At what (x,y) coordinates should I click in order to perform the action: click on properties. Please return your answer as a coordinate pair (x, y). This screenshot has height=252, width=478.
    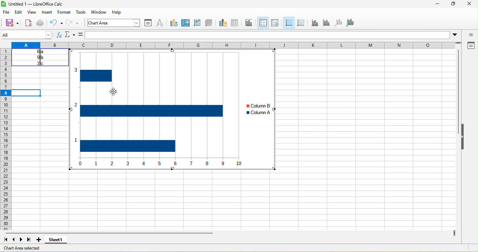
    Looking at the image, I should click on (471, 45).